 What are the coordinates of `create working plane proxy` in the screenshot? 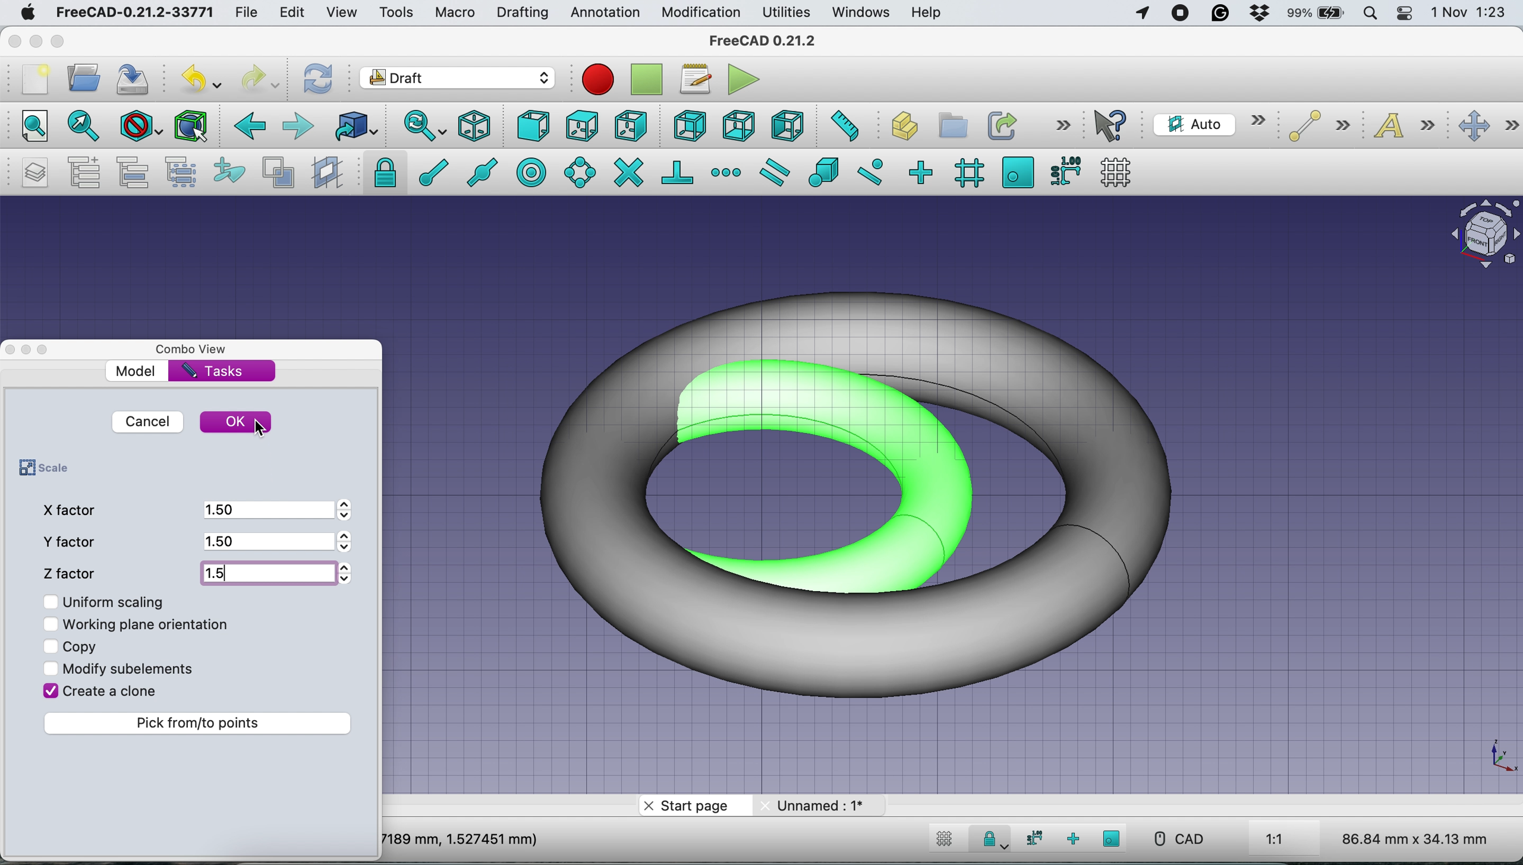 It's located at (325, 172).